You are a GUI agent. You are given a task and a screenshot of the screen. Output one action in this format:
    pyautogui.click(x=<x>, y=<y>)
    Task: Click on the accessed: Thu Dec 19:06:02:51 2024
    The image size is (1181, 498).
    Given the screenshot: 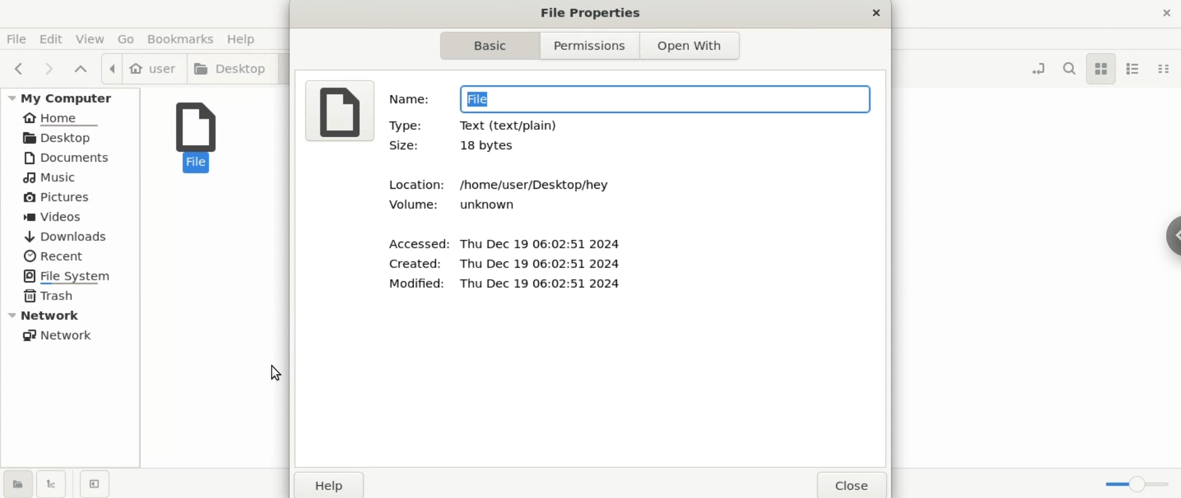 What is the action you would take?
    pyautogui.click(x=506, y=242)
    